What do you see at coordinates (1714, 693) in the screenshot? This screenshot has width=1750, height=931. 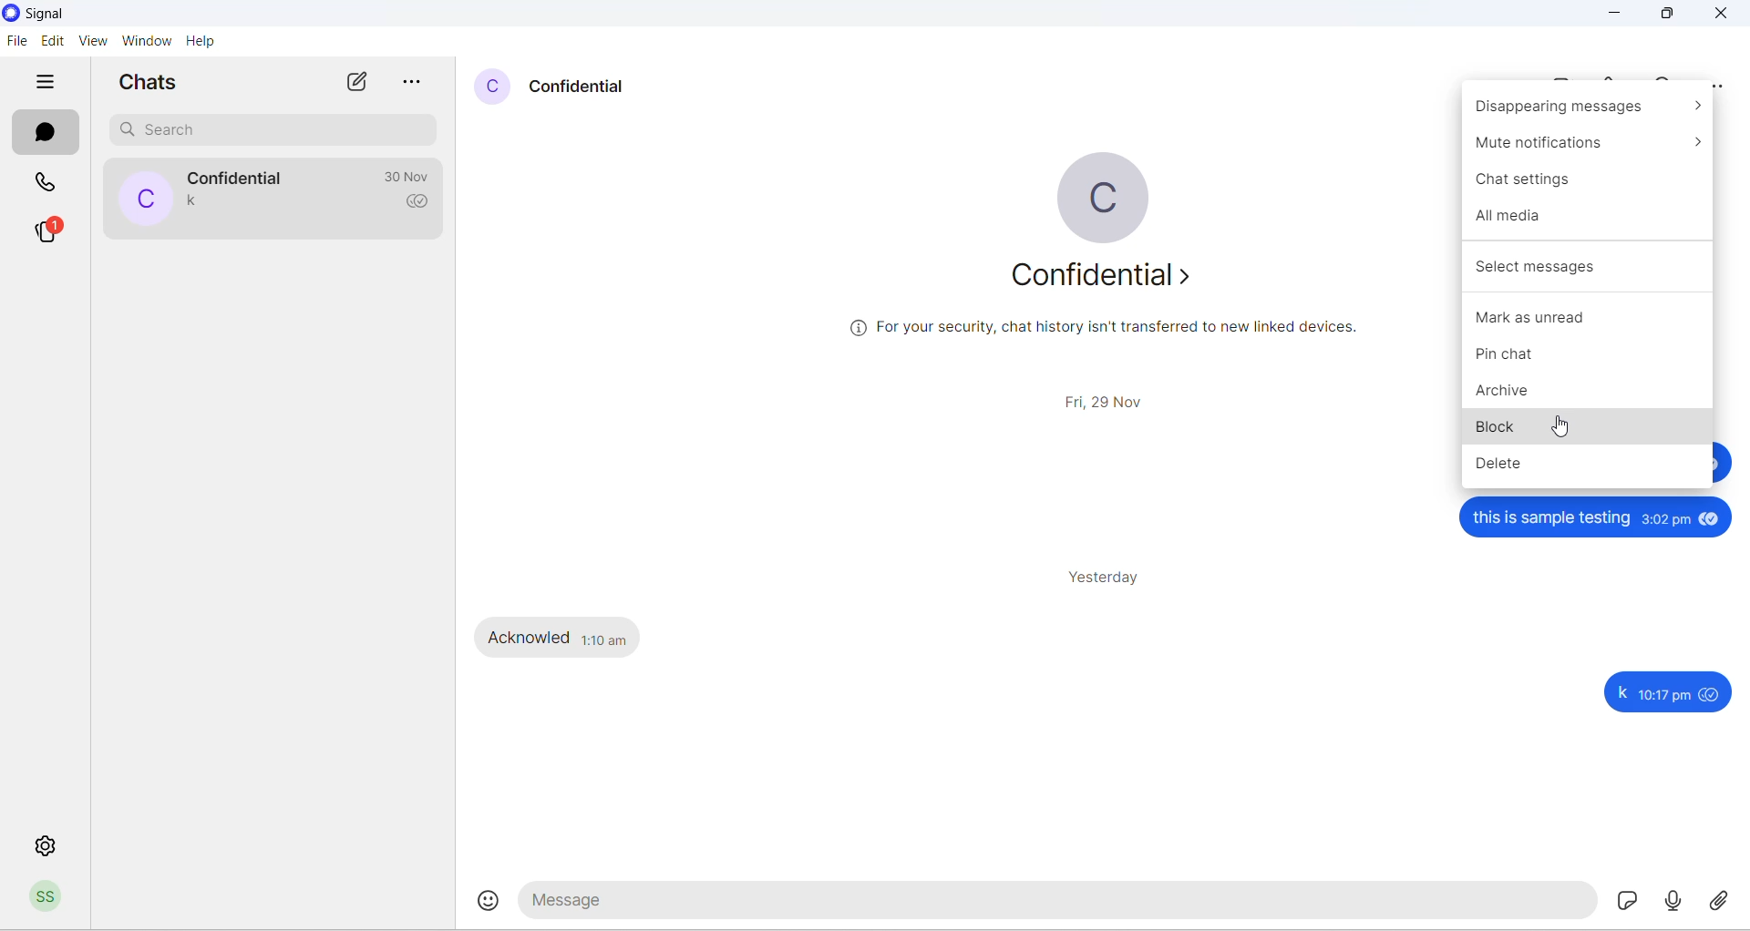 I see `seen` at bounding box center [1714, 693].